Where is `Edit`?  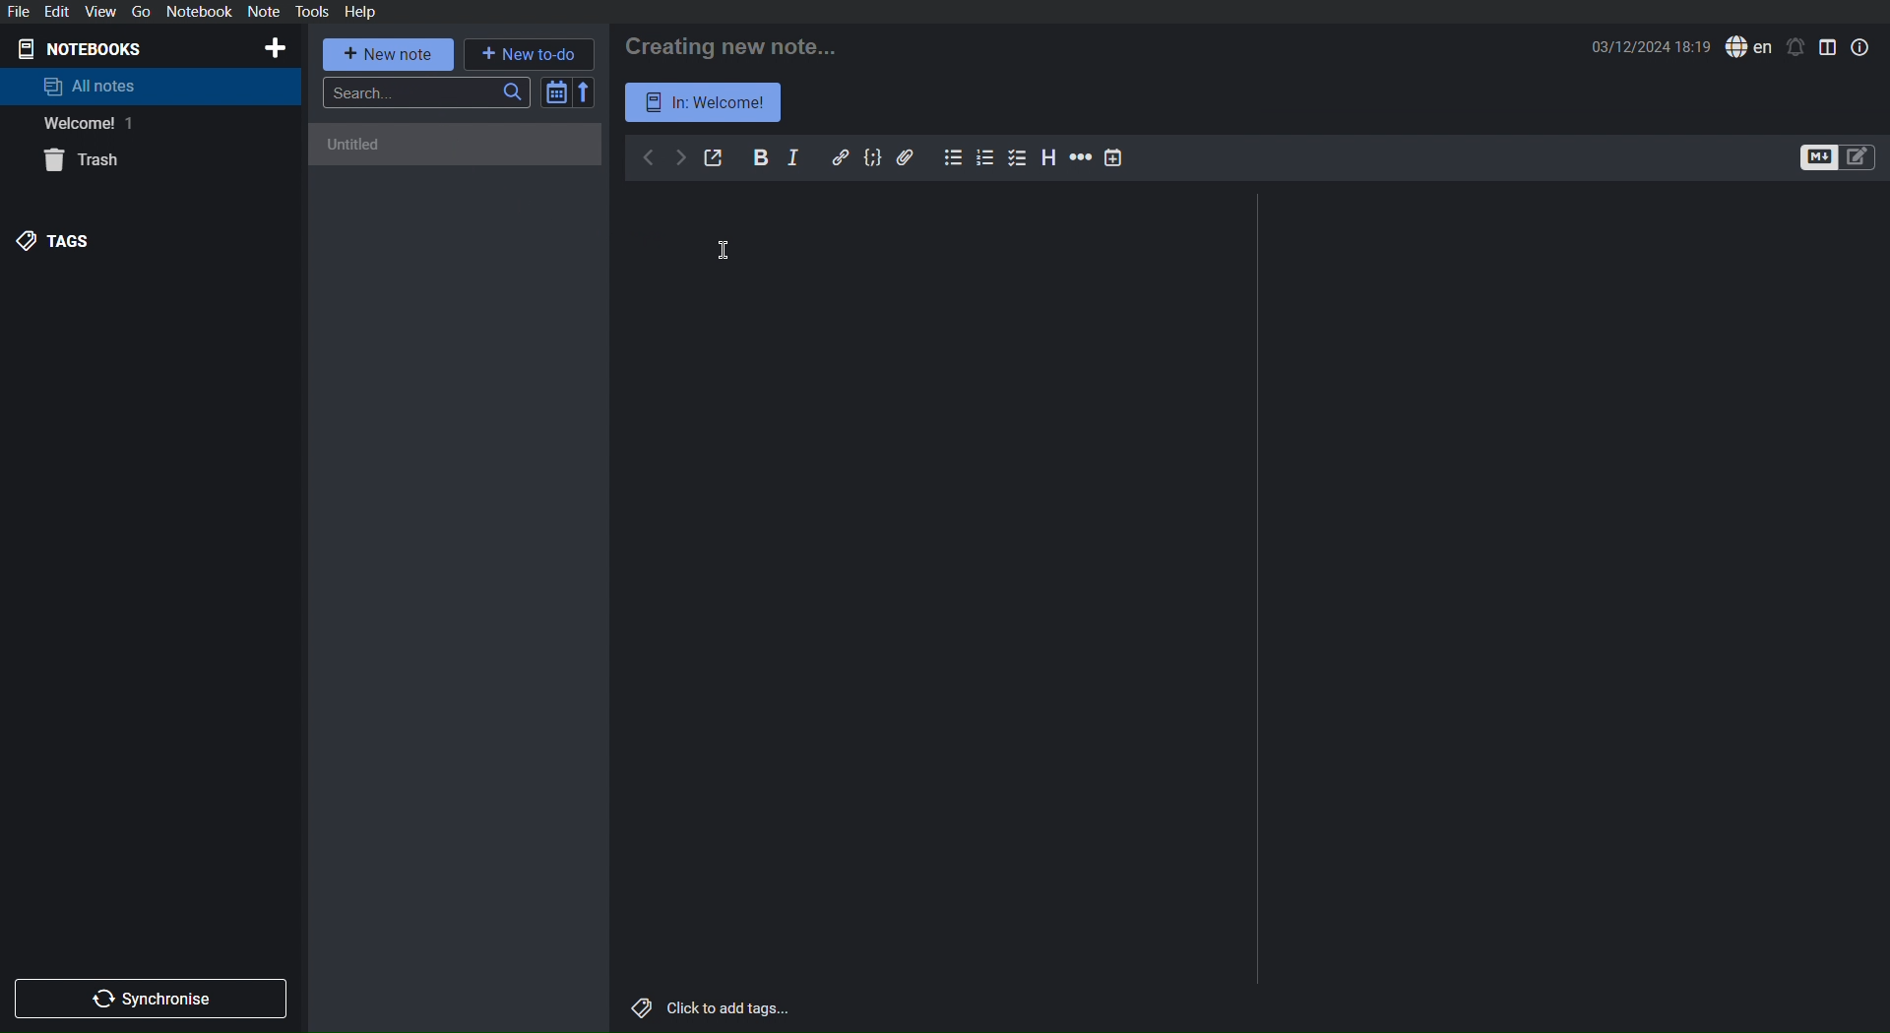
Edit is located at coordinates (60, 11).